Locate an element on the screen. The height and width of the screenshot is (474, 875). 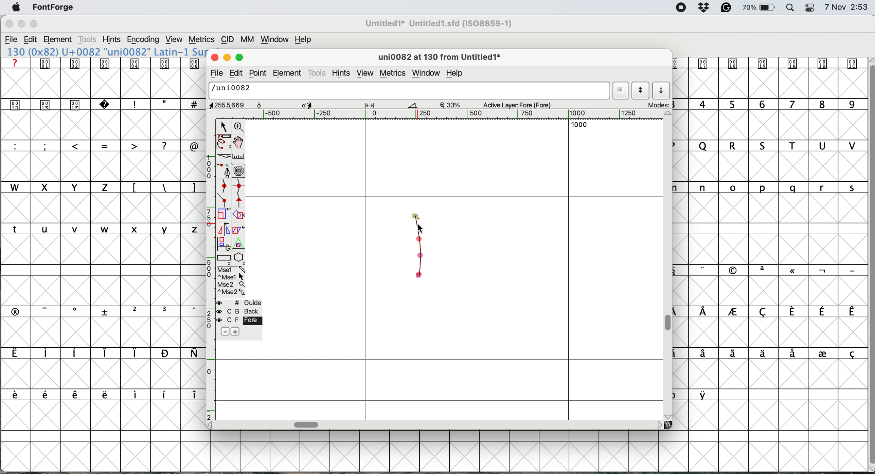
hints is located at coordinates (112, 40).